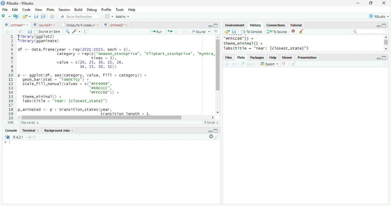 This screenshot has height=206, width=391. I want to click on Help, so click(273, 58).